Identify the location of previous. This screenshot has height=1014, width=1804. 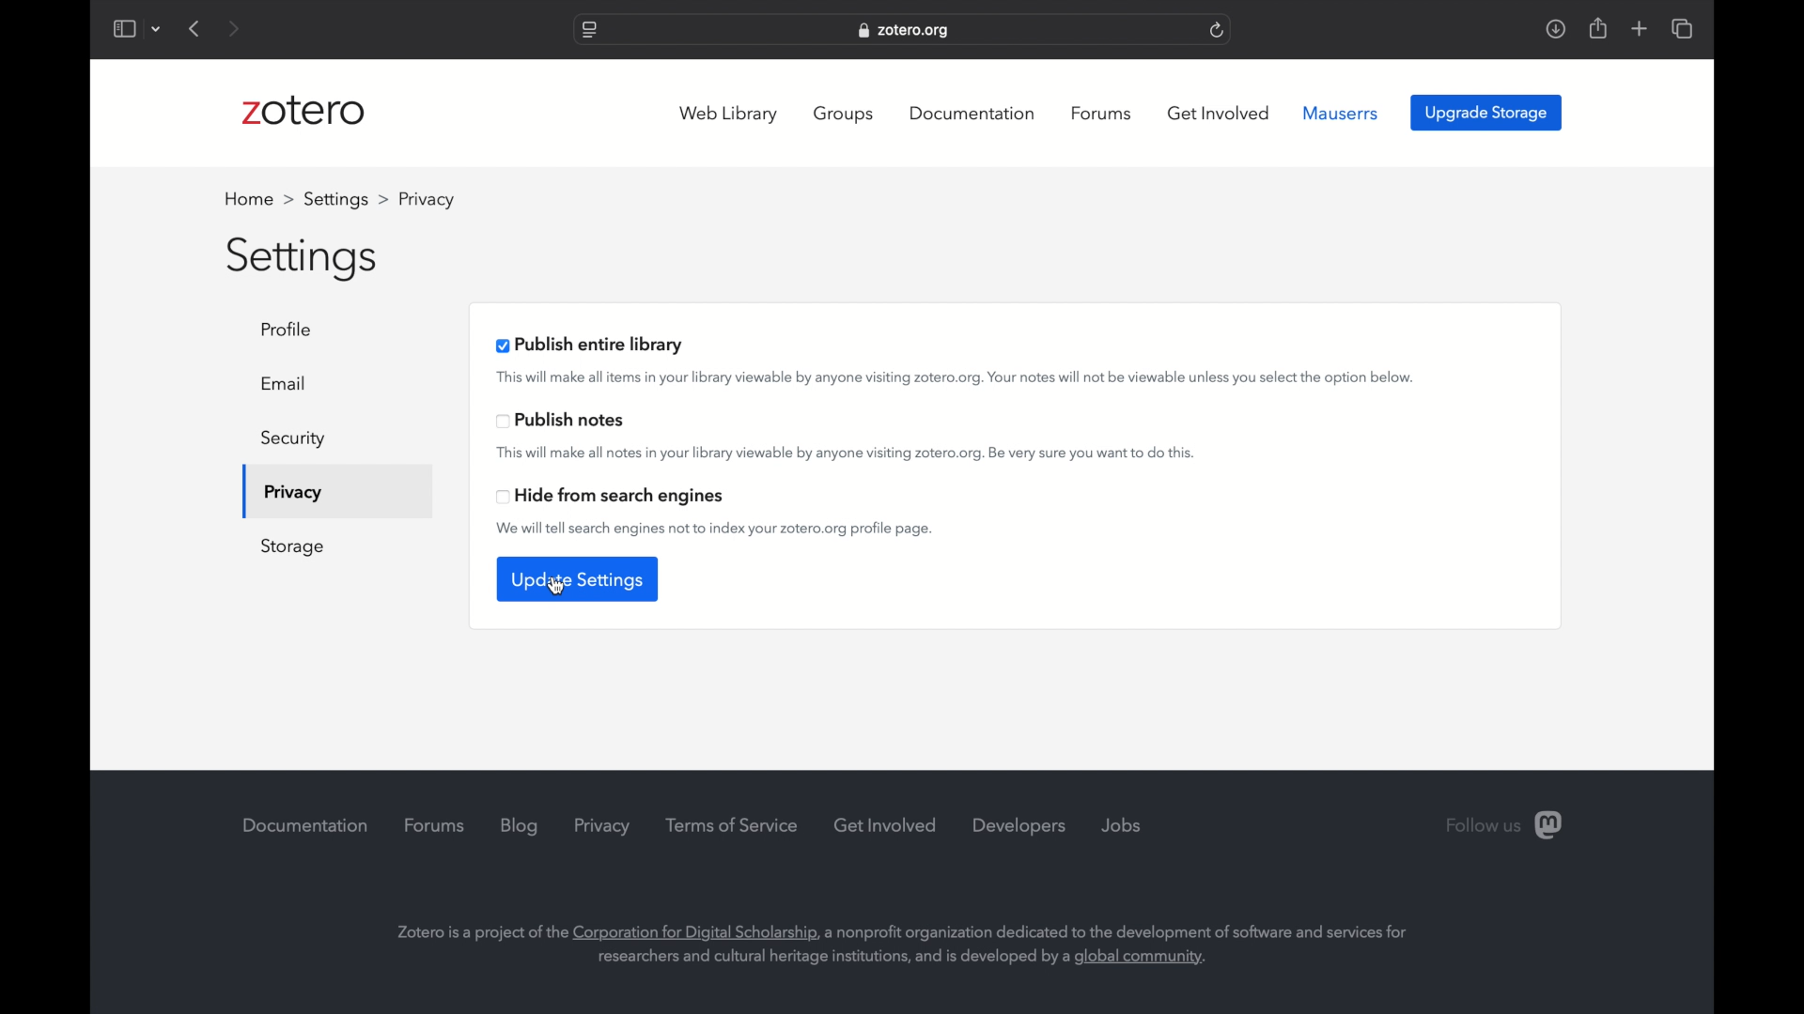
(195, 28).